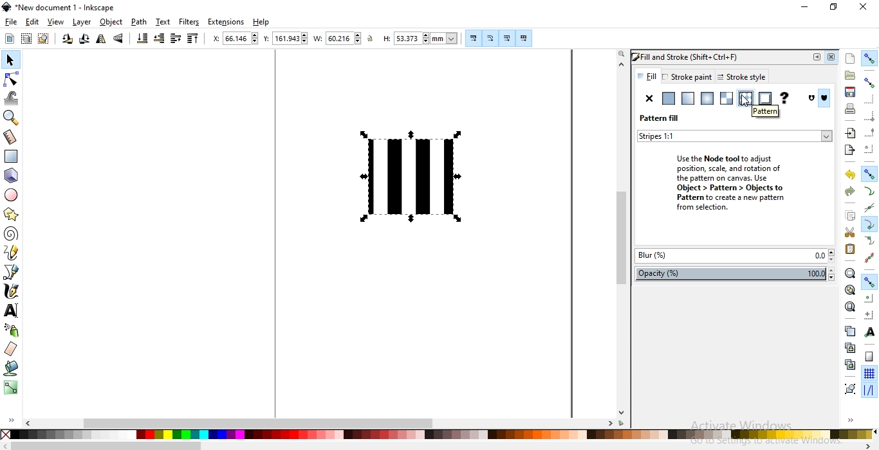 The height and width of the screenshot is (450, 879). What do you see at coordinates (490, 38) in the screenshot?
I see `scale radii of rounded corners` at bounding box center [490, 38].